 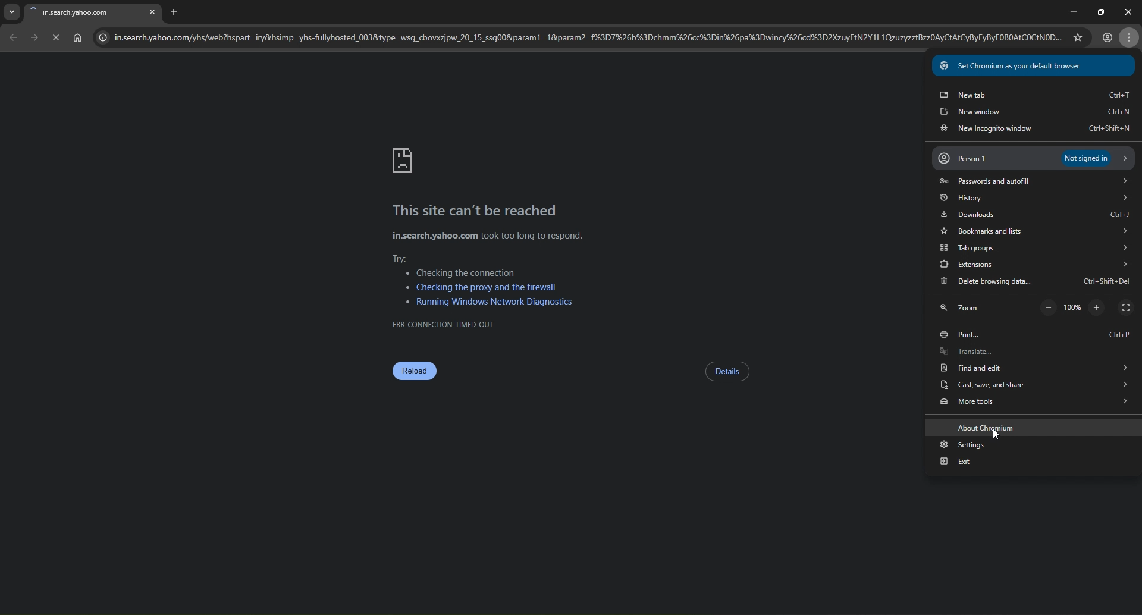 What do you see at coordinates (1036, 283) in the screenshot?
I see `delete browsing data` at bounding box center [1036, 283].